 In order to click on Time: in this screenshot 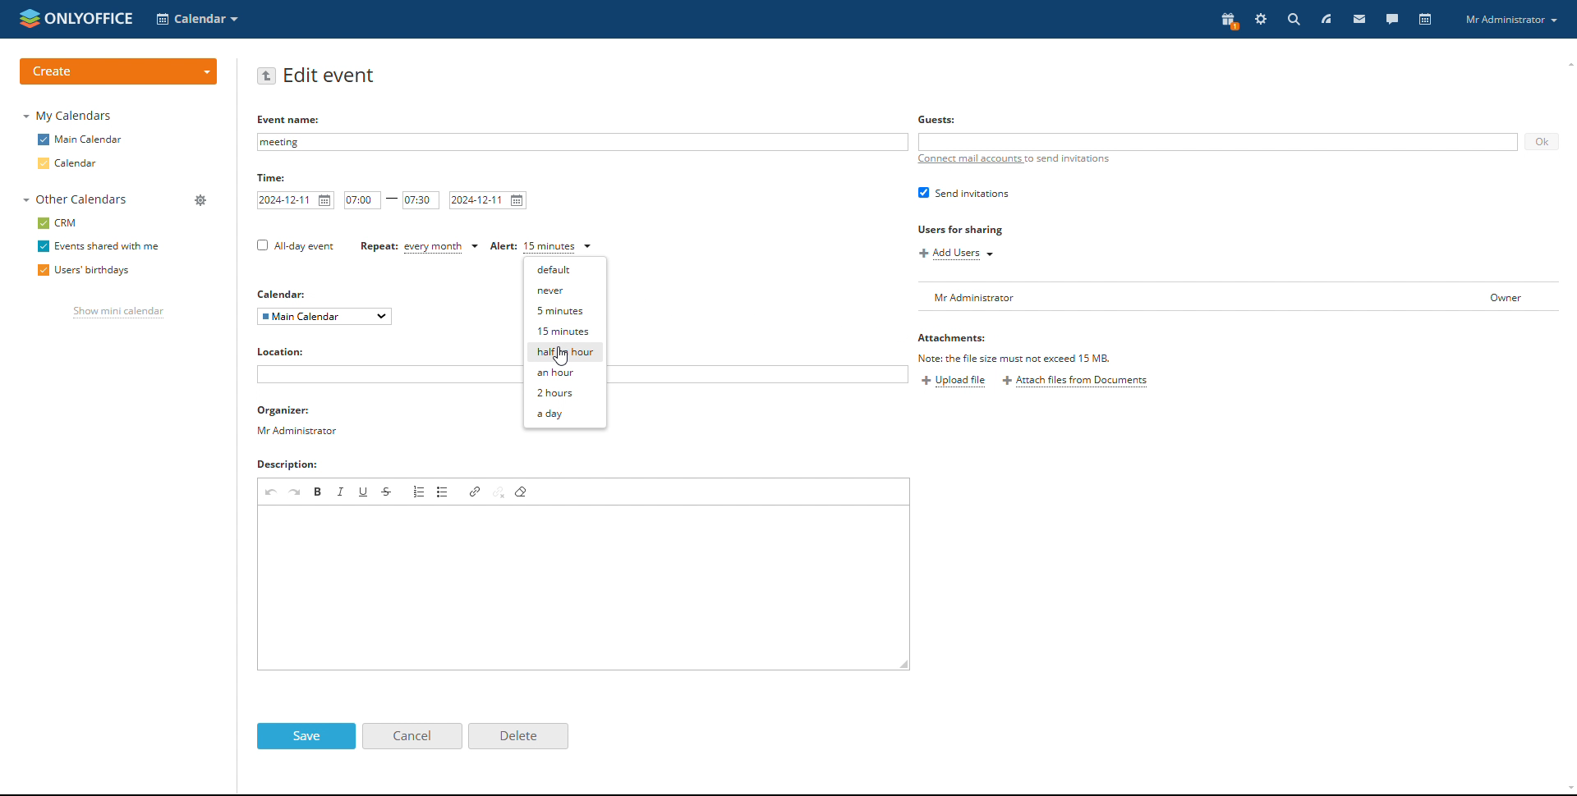, I will do `click(274, 176)`.